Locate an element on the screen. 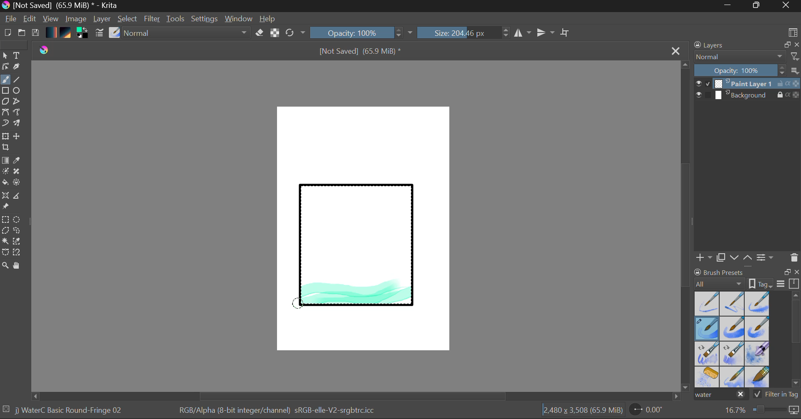 The width and height of the screenshot is (801, 419). Scroll Bar is located at coordinates (356, 396).